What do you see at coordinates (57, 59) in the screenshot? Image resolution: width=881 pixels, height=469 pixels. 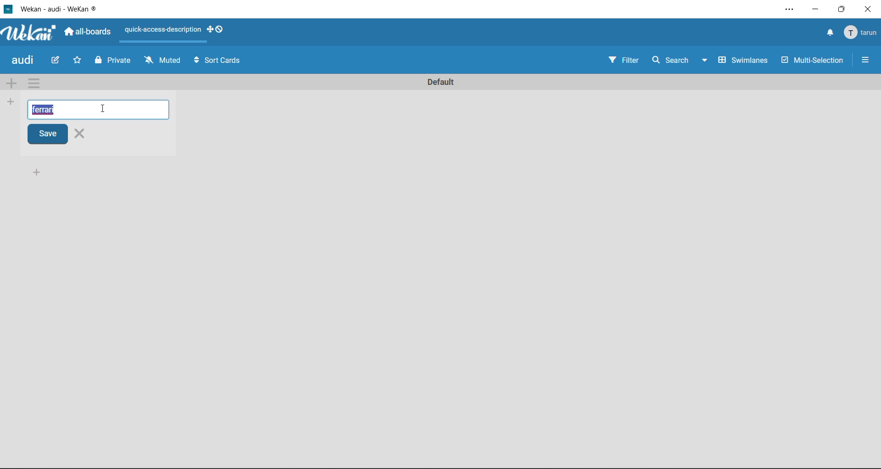 I see `` at bounding box center [57, 59].